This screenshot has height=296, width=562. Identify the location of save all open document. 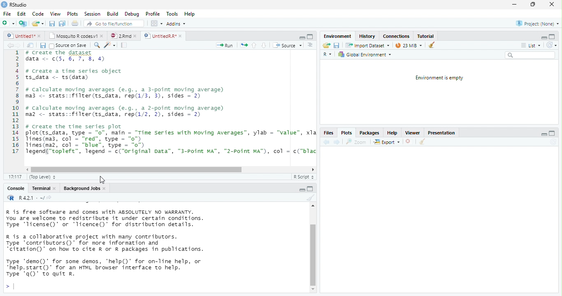
(52, 23).